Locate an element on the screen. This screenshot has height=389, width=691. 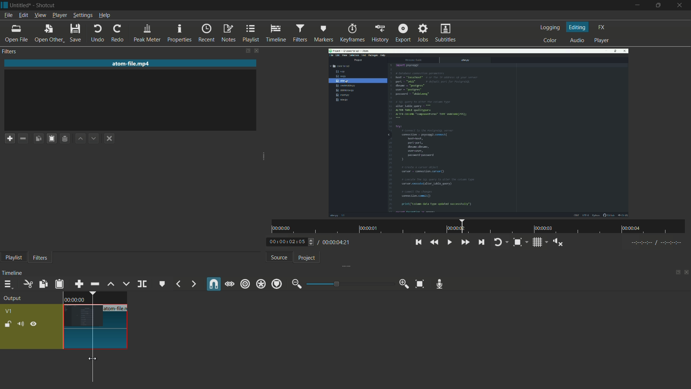
quickly play forward is located at coordinates (465, 242).